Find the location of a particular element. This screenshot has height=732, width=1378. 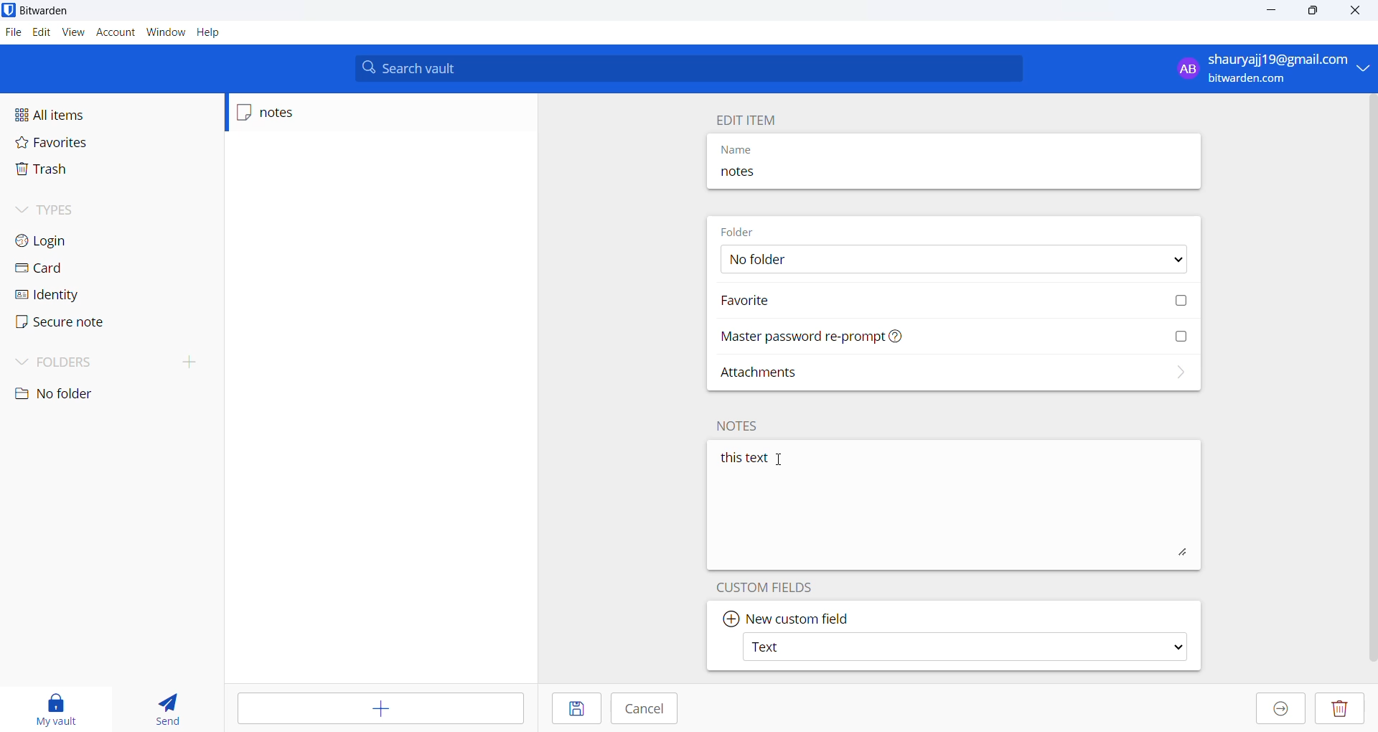

notes is located at coordinates (790, 177).